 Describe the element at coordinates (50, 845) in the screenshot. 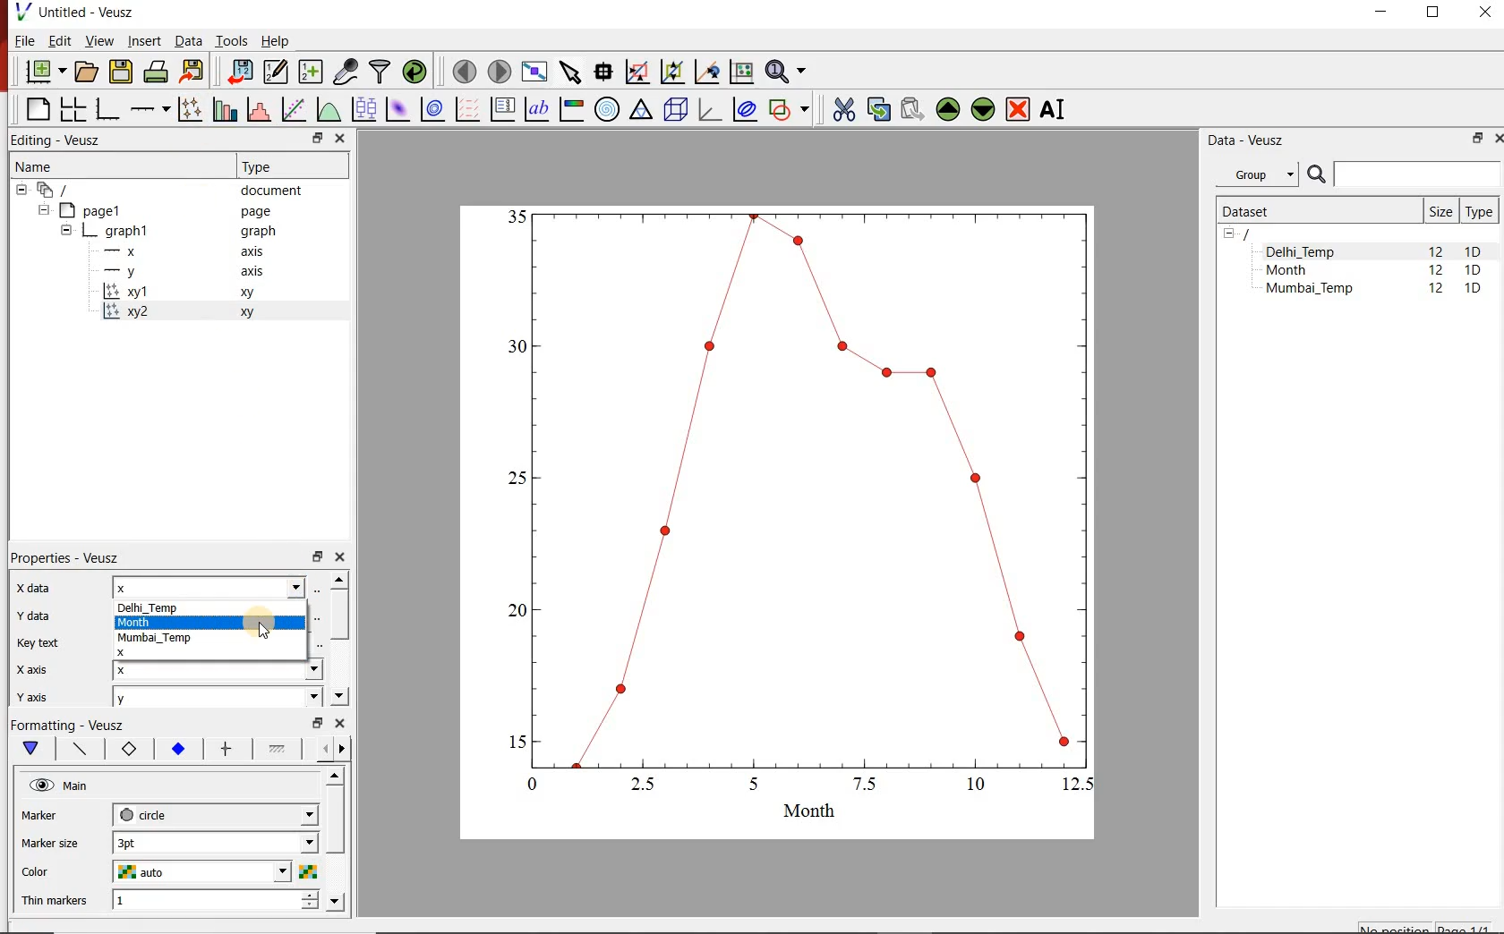

I see `Marker size` at that location.